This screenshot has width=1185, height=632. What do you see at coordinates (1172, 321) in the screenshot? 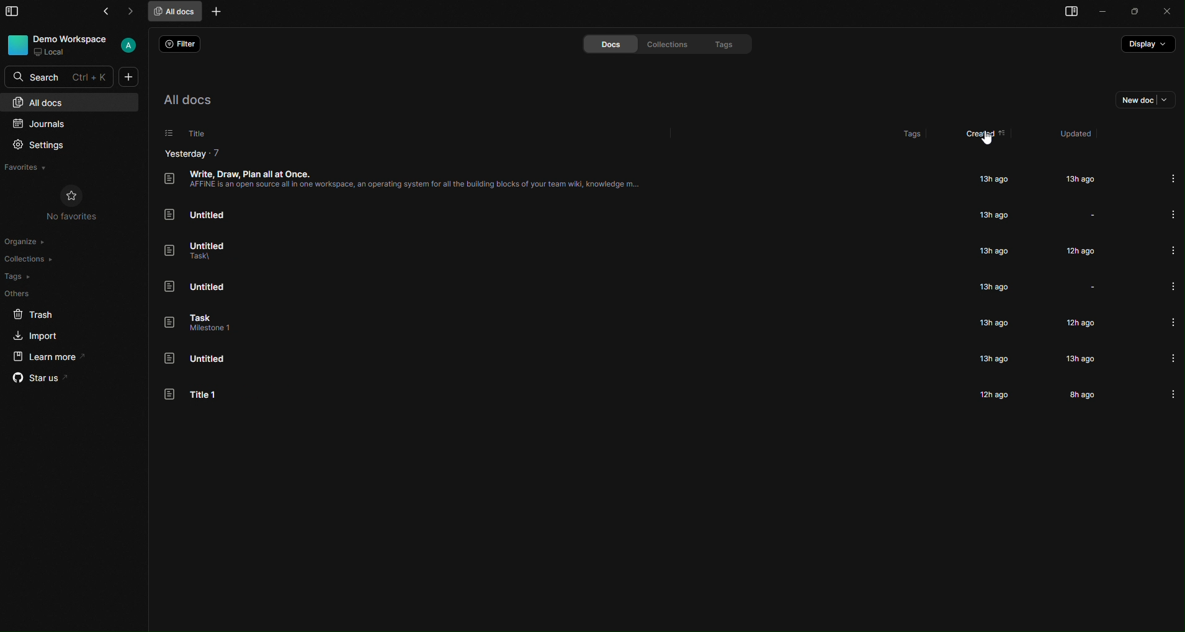
I see `more info` at bounding box center [1172, 321].